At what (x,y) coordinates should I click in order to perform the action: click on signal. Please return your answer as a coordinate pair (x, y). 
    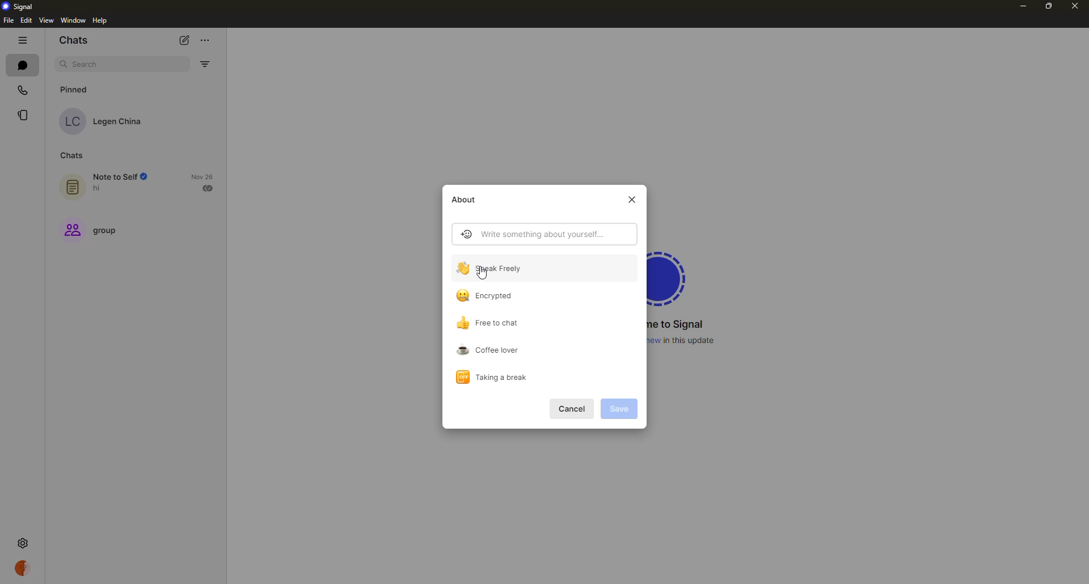
    Looking at the image, I should click on (673, 276).